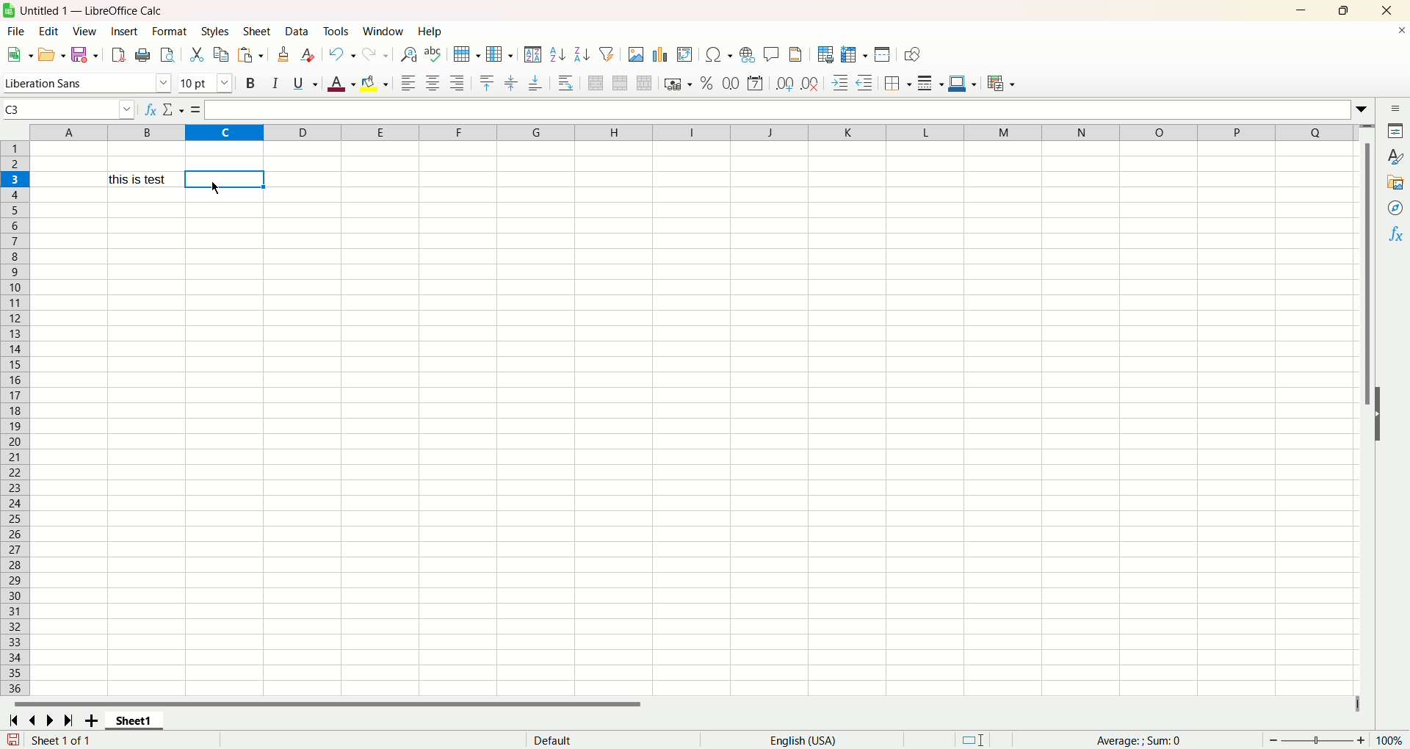  Describe the element at coordinates (636, 54) in the screenshot. I see `insert image` at that location.